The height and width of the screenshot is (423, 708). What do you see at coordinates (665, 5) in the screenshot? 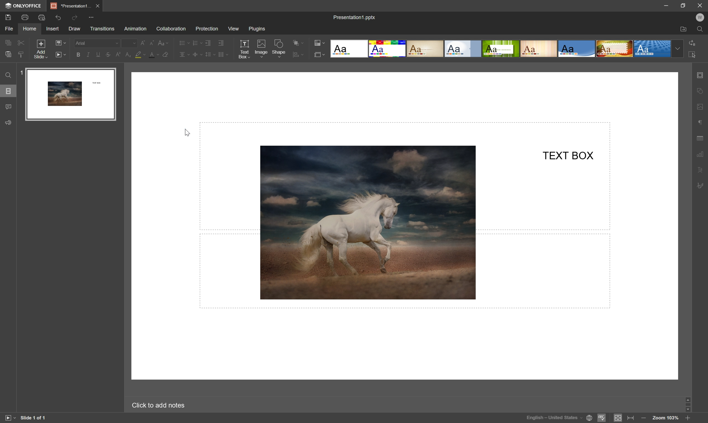
I see `minimize` at bounding box center [665, 5].